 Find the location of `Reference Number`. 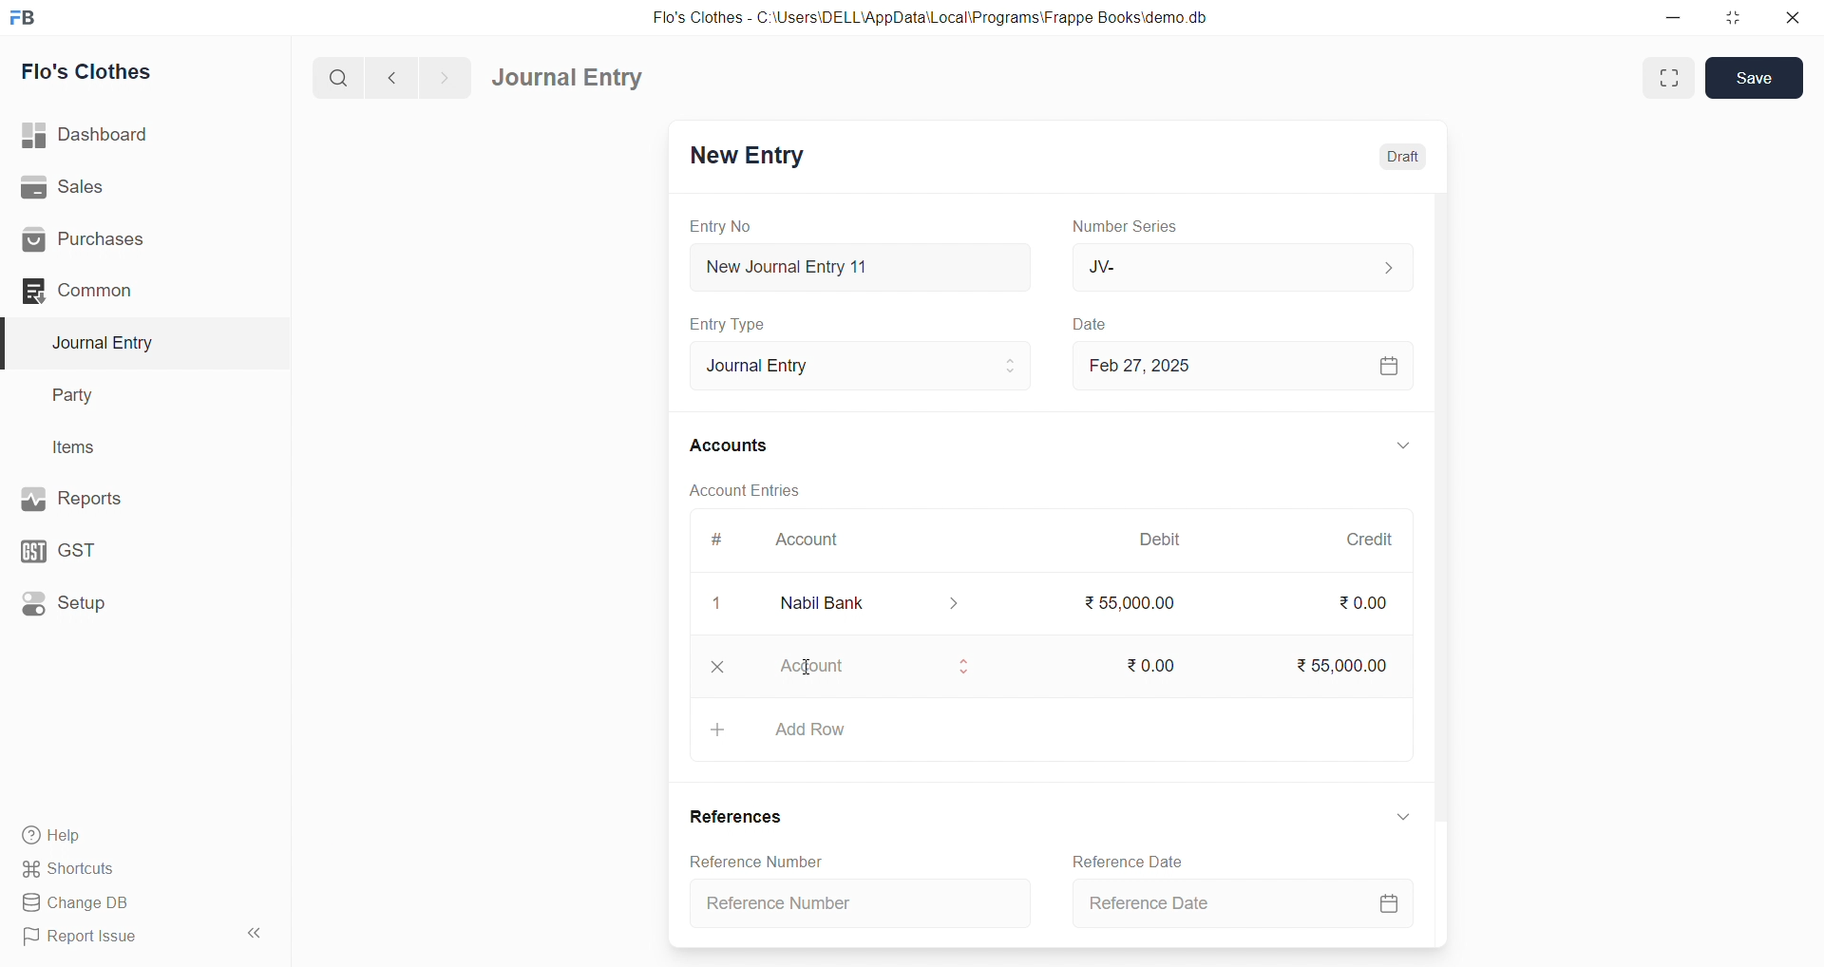

Reference Number is located at coordinates (860, 901).